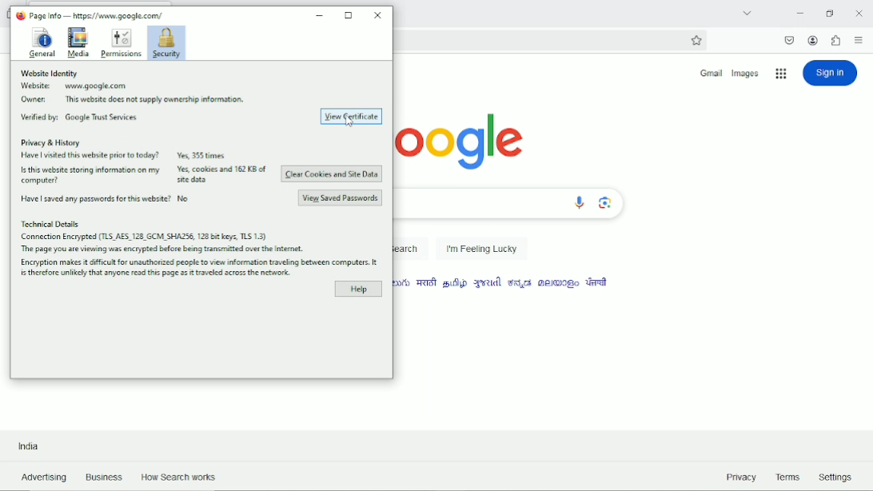 This screenshot has height=491, width=873. Describe the element at coordinates (352, 117) in the screenshot. I see `View Certificate` at that location.